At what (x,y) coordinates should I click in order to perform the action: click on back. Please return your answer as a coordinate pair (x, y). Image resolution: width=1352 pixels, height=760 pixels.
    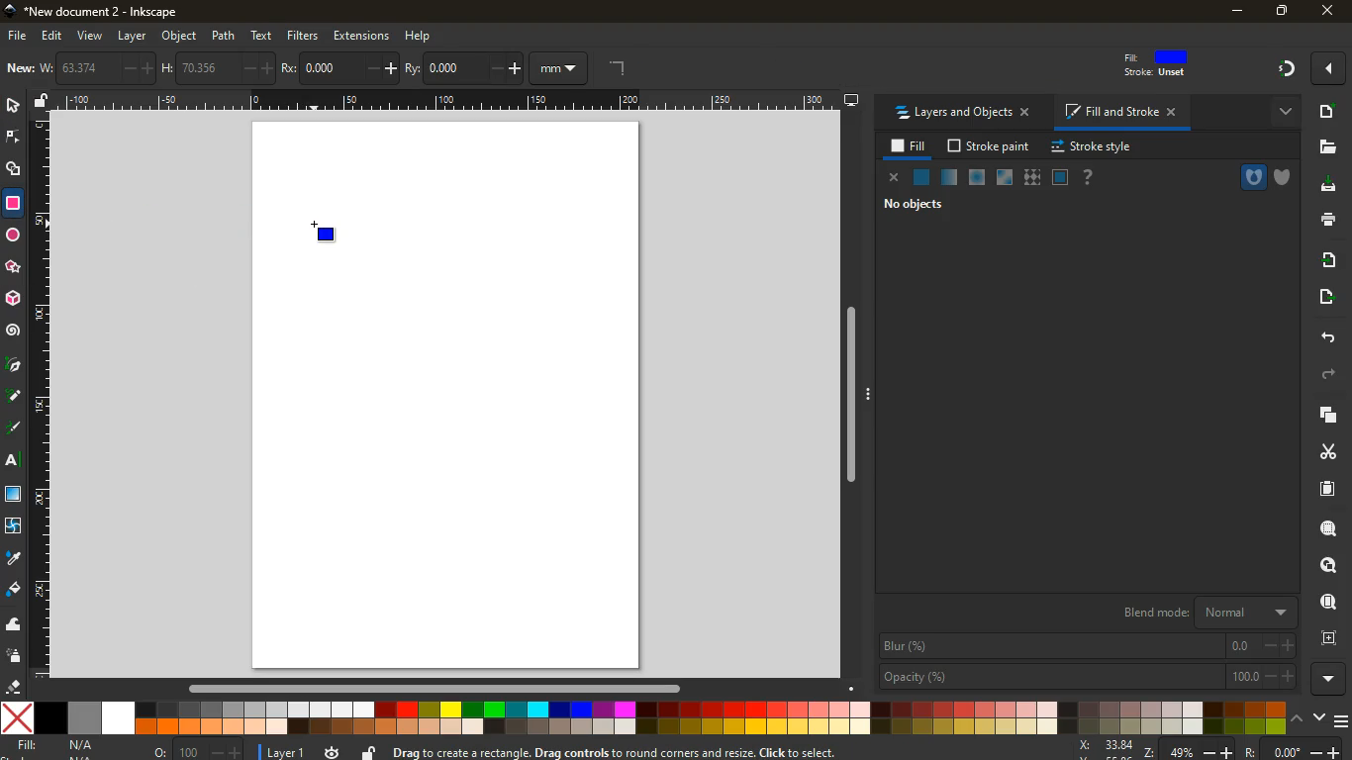
    Looking at the image, I should click on (1326, 334).